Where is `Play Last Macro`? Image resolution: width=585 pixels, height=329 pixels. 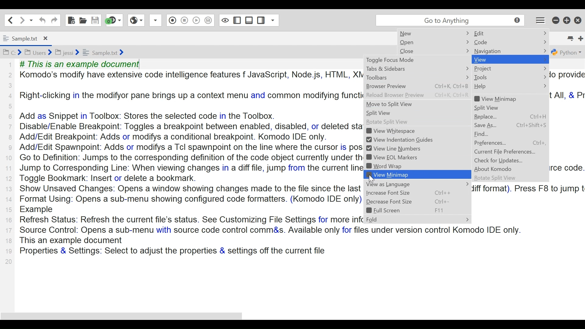
Play Last Macro is located at coordinates (184, 20).